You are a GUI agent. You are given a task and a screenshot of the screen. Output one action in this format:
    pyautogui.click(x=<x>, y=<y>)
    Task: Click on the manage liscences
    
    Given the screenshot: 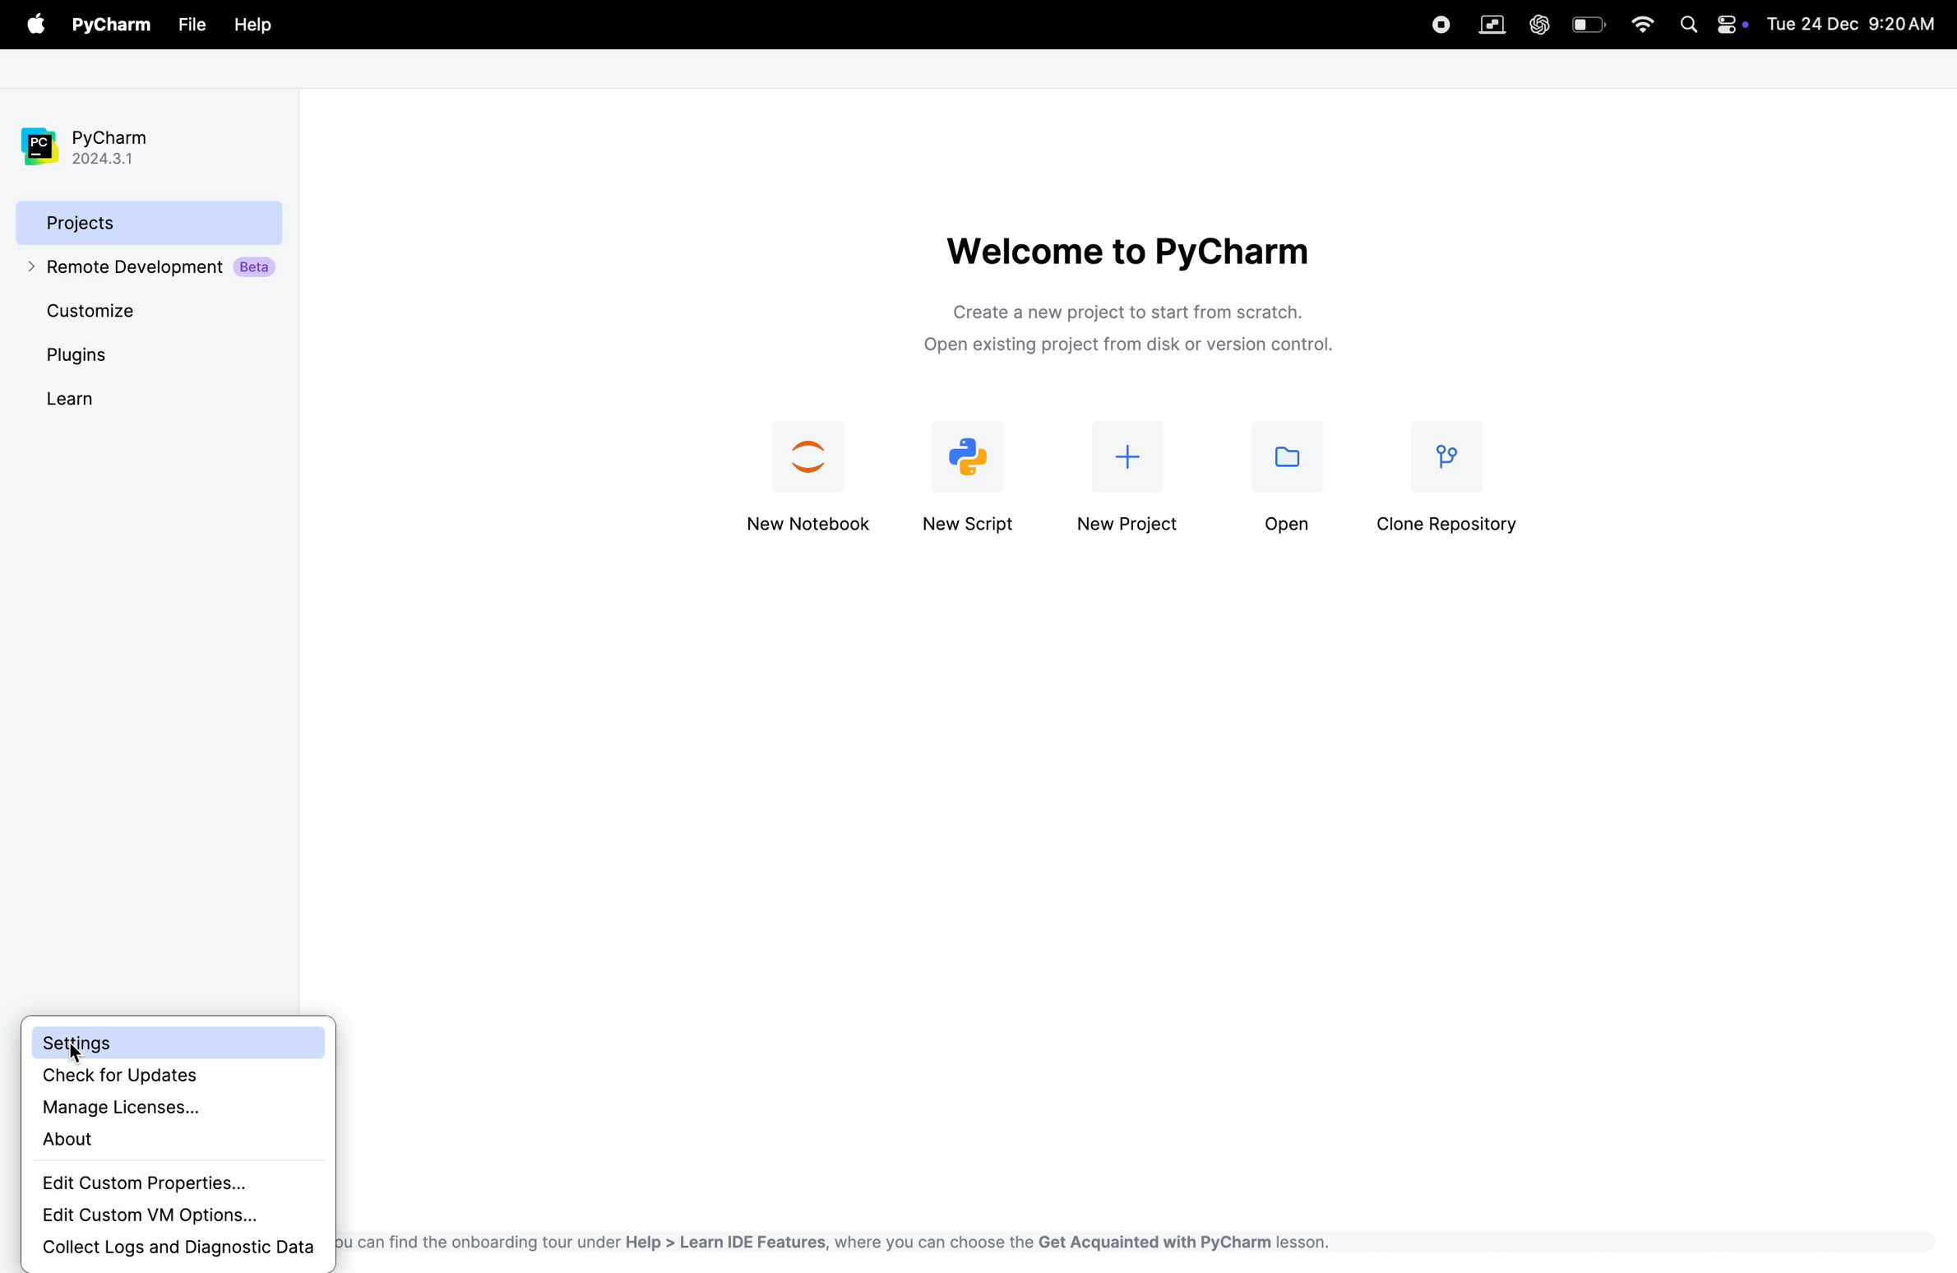 What is the action you would take?
    pyautogui.click(x=175, y=1104)
    